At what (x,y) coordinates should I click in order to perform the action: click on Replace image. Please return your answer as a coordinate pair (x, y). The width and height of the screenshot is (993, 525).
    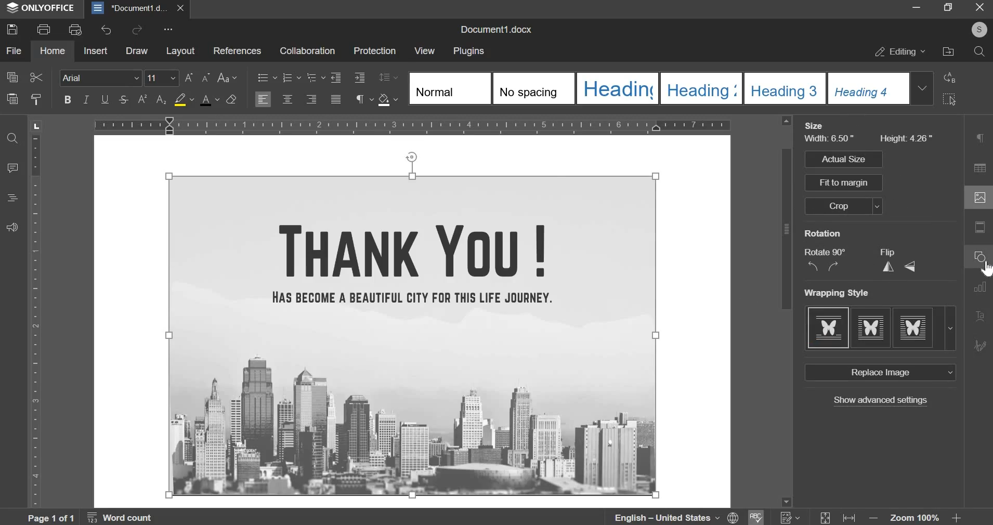
    Looking at the image, I should click on (881, 372).